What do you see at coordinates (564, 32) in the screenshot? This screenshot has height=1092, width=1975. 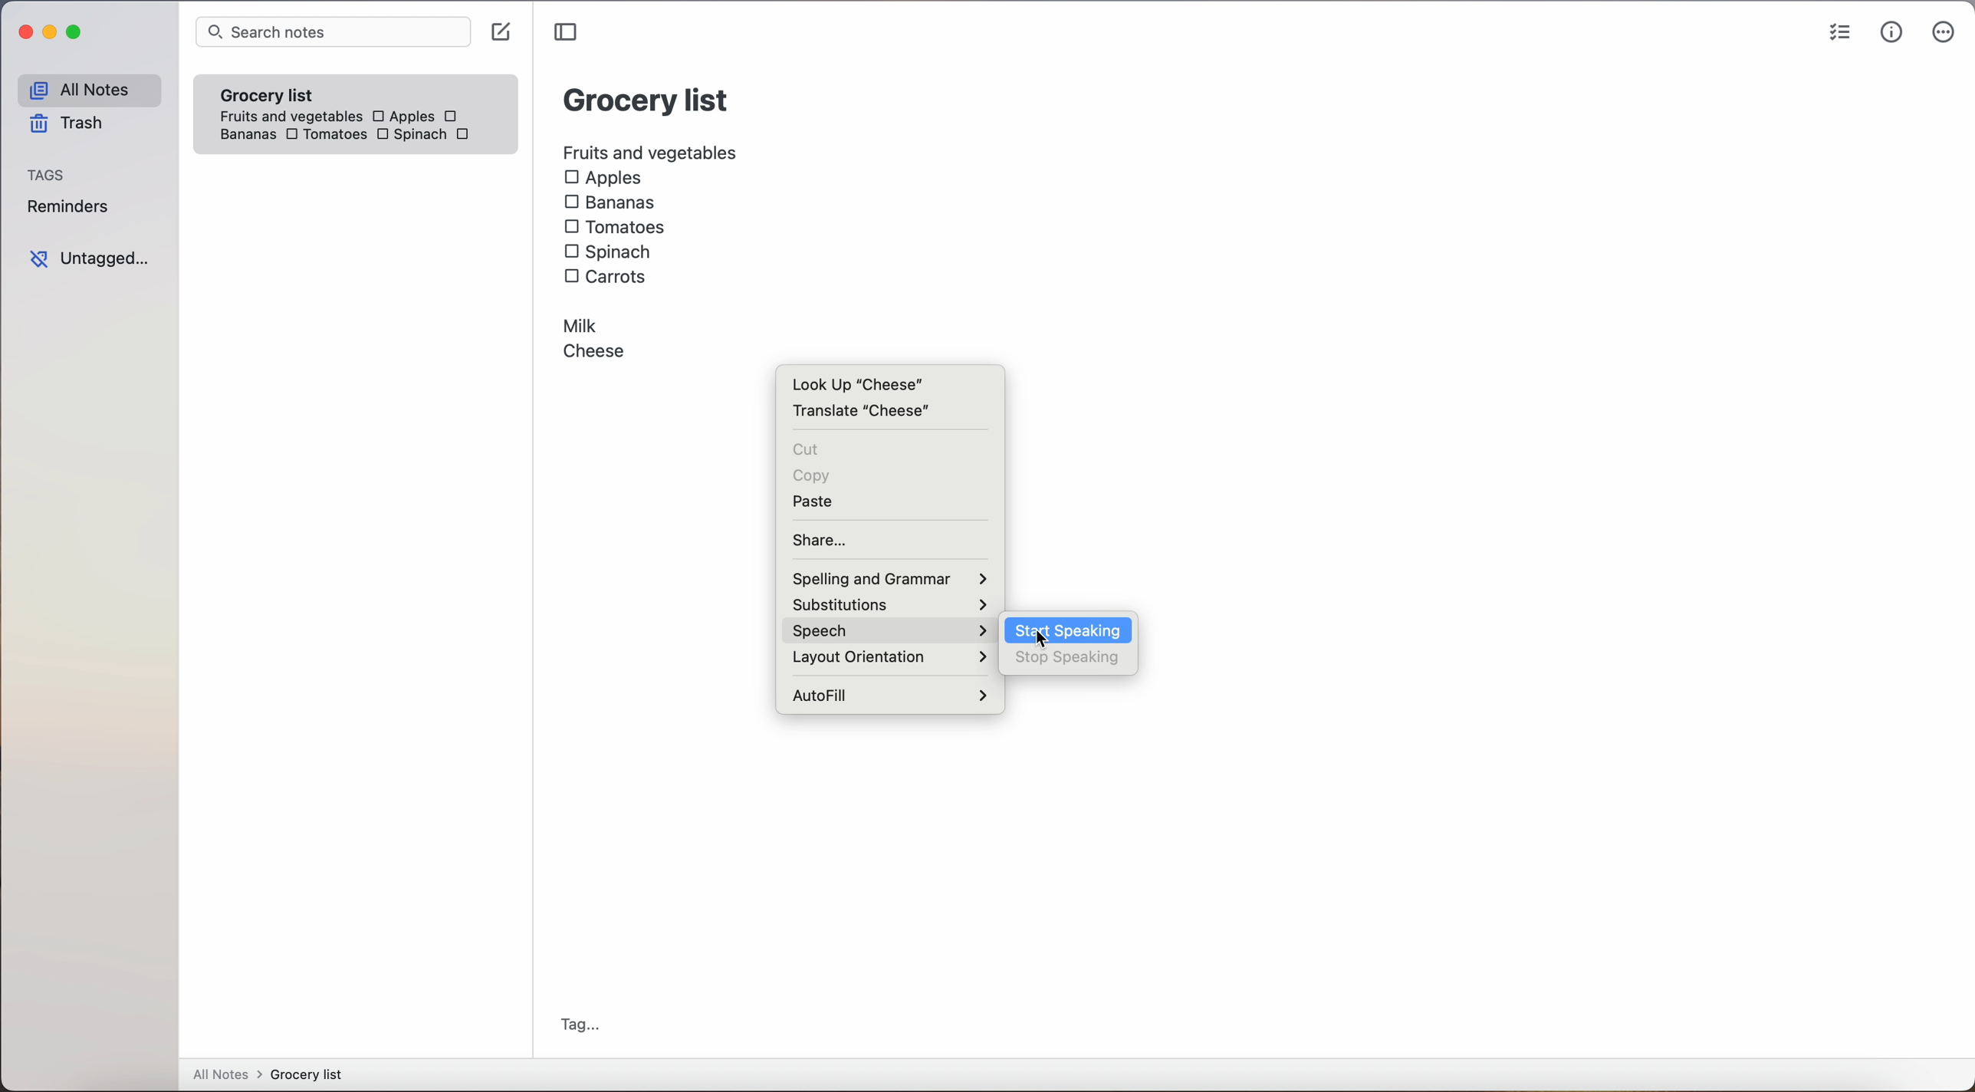 I see `toggle sidebar` at bounding box center [564, 32].